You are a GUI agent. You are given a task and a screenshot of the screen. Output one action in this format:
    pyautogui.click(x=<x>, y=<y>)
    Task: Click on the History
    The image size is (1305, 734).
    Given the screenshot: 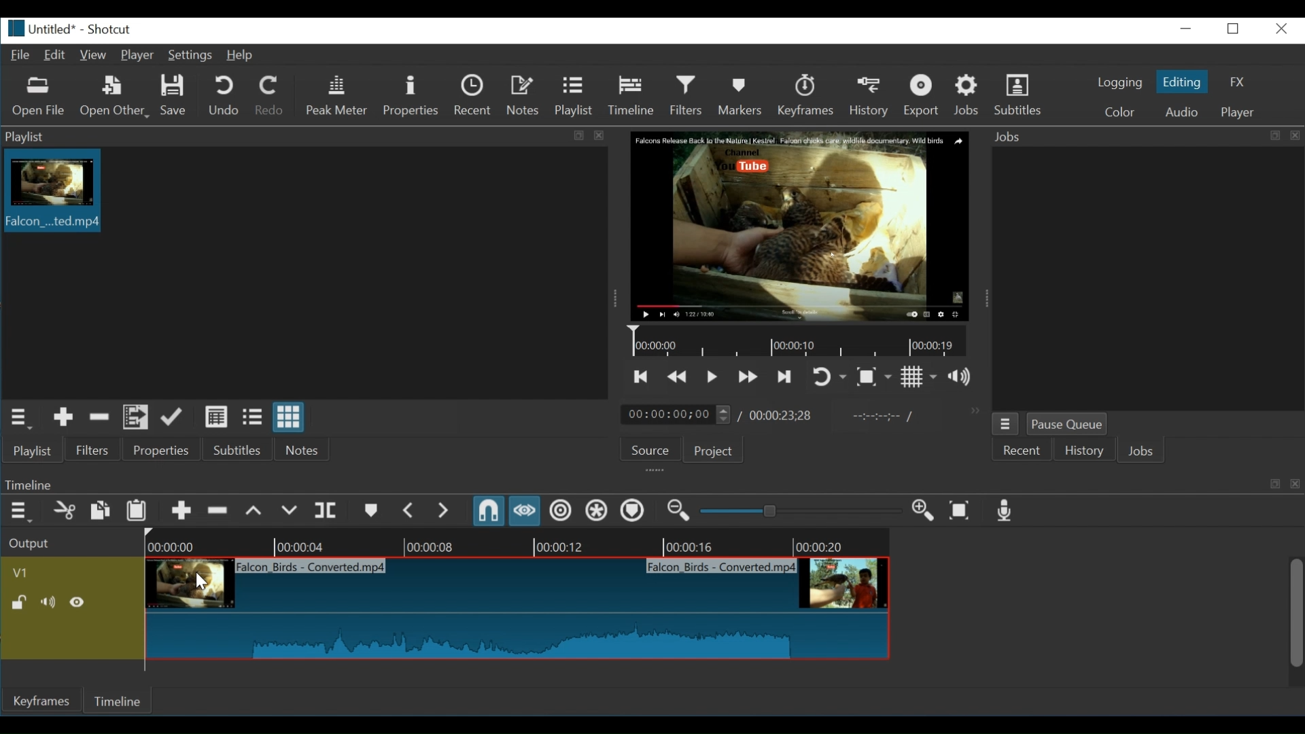 What is the action you would take?
    pyautogui.click(x=872, y=95)
    